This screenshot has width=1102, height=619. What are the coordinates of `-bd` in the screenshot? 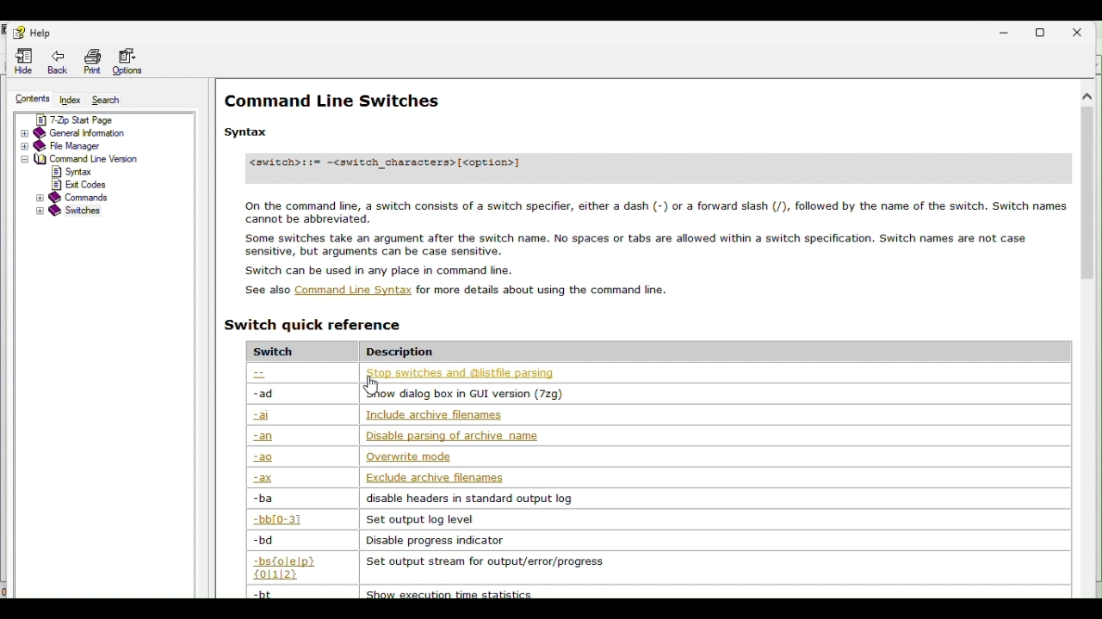 It's located at (266, 540).